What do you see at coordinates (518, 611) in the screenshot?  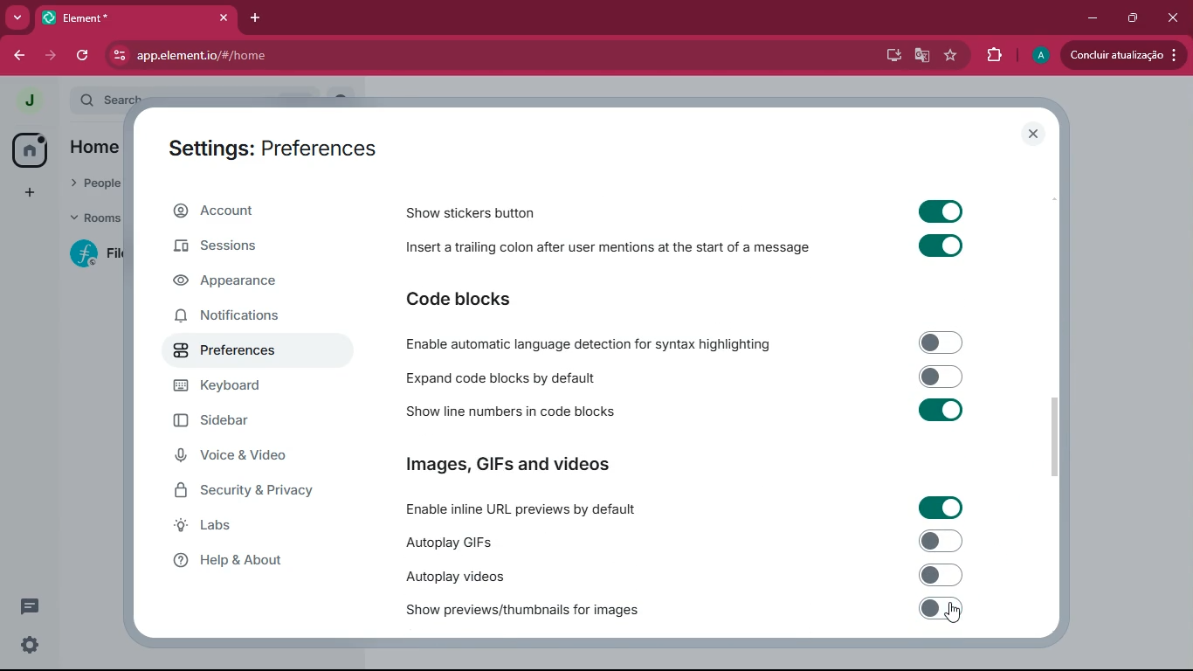 I see `Show previews/thumbnails for images` at bounding box center [518, 611].